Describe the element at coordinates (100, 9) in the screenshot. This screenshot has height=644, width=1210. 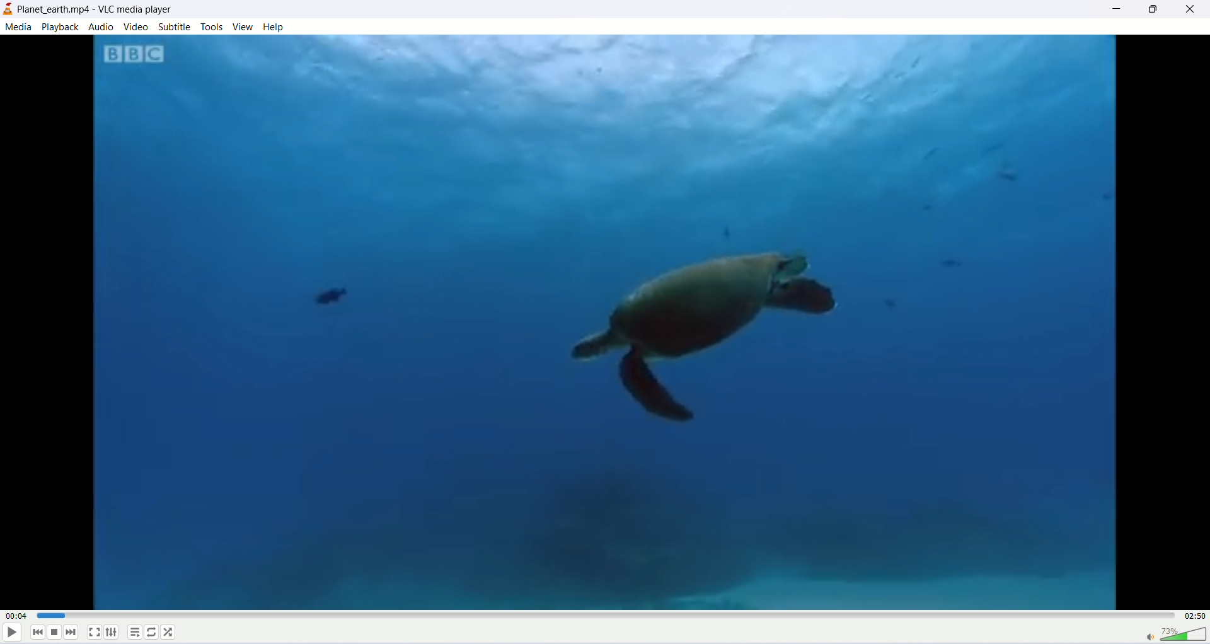
I see `planet earth.mp4-vlc media player` at that location.